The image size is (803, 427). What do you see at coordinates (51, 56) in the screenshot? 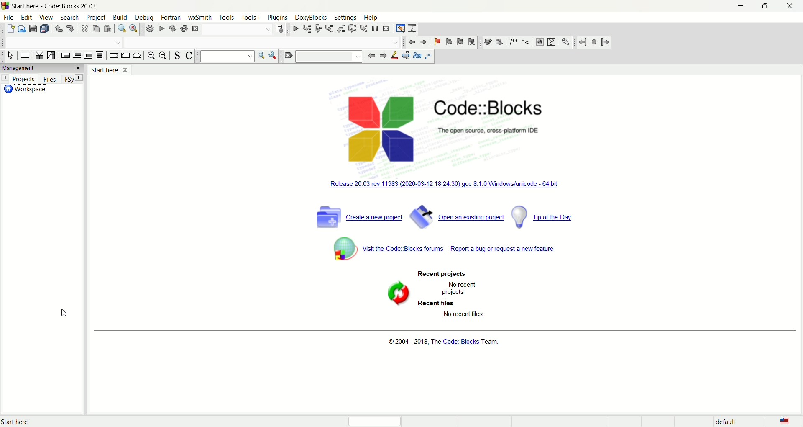
I see `selection` at bounding box center [51, 56].